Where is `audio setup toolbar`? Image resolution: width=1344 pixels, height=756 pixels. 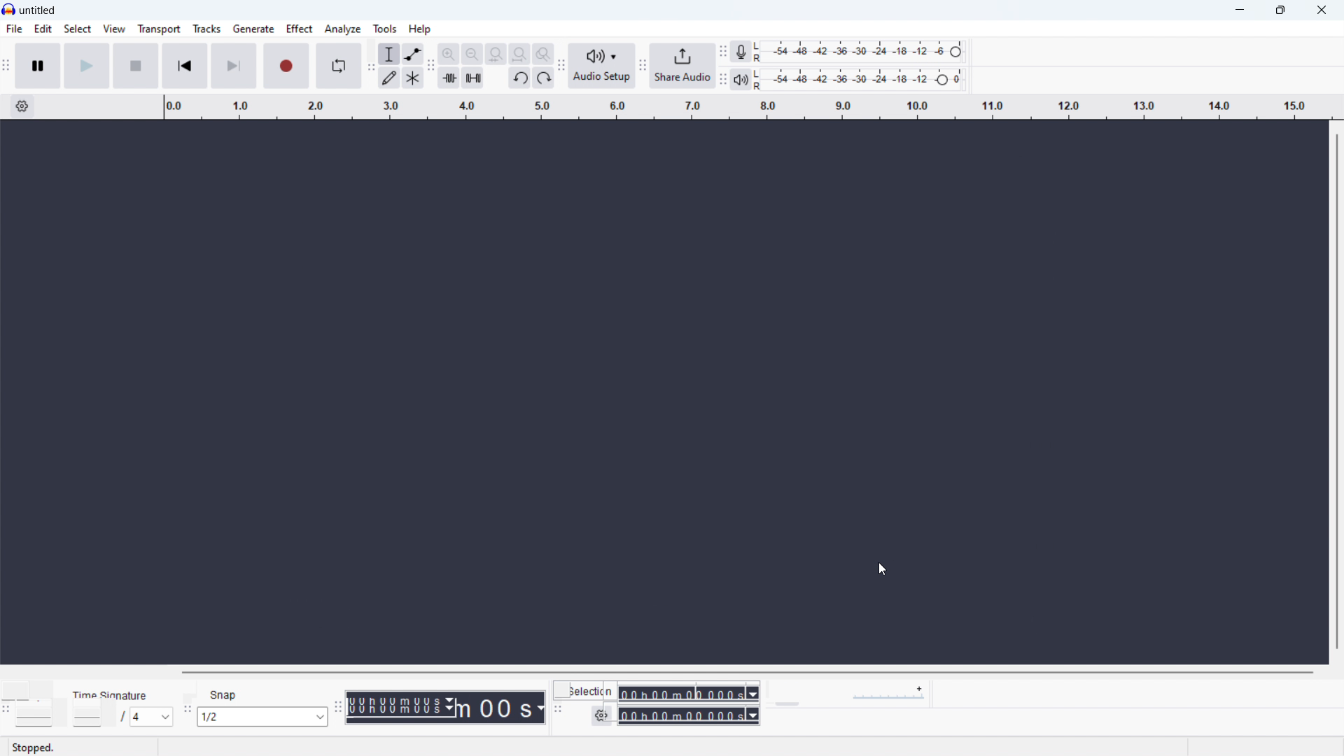 audio setup toolbar is located at coordinates (561, 66).